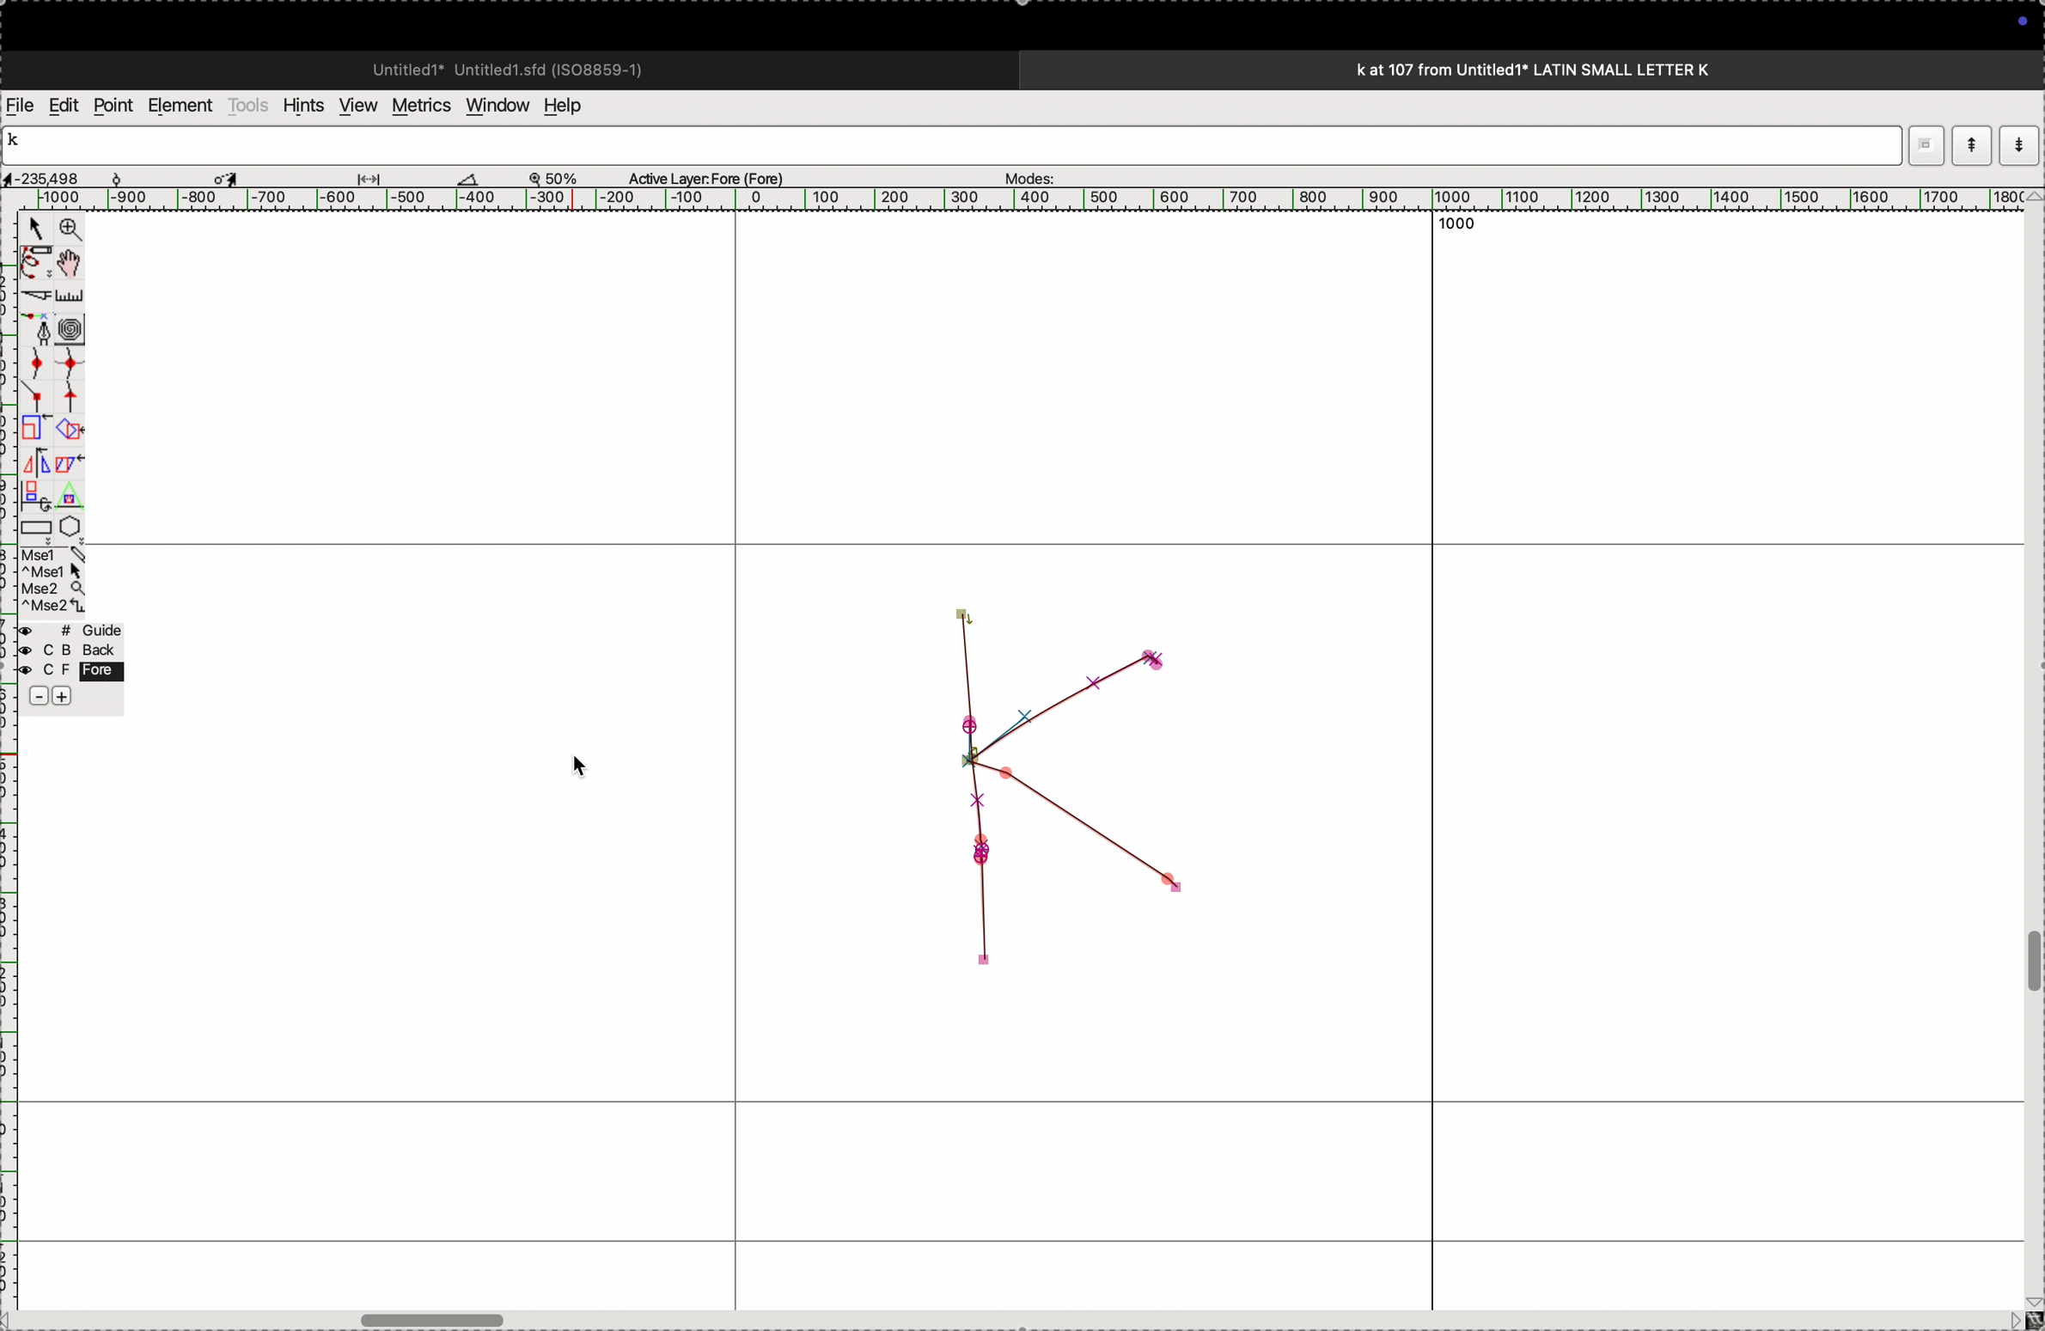 Image resolution: width=2045 pixels, height=1331 pixels. I want to click on cursor, so click(230, 176).